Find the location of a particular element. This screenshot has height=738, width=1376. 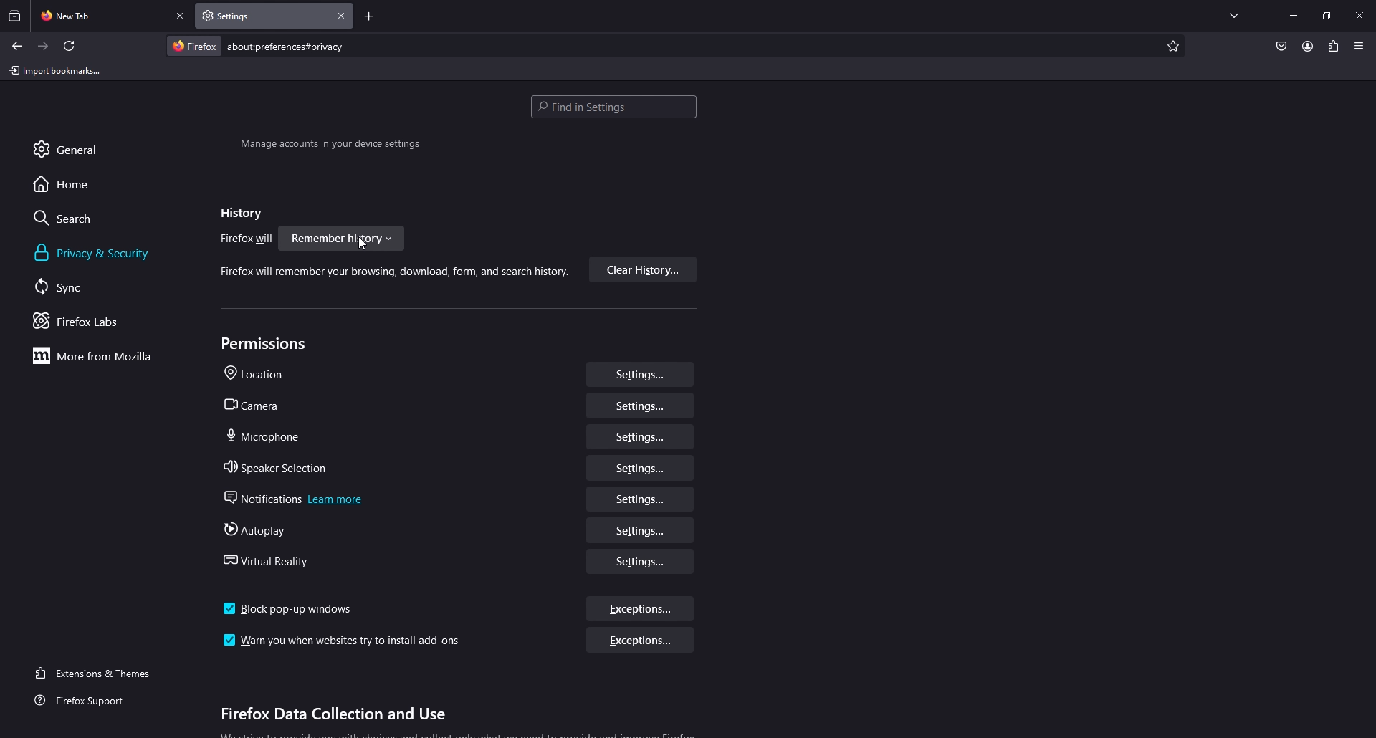

settings is located at coordinates (640, 374).